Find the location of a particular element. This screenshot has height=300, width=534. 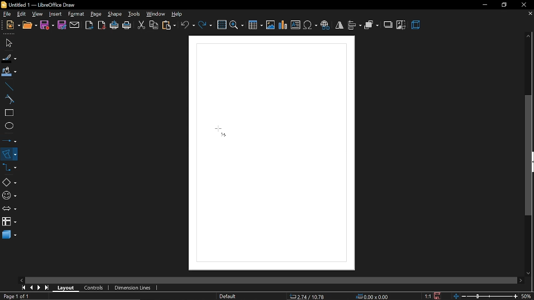

ellipse is located at coordinates (8, 127).